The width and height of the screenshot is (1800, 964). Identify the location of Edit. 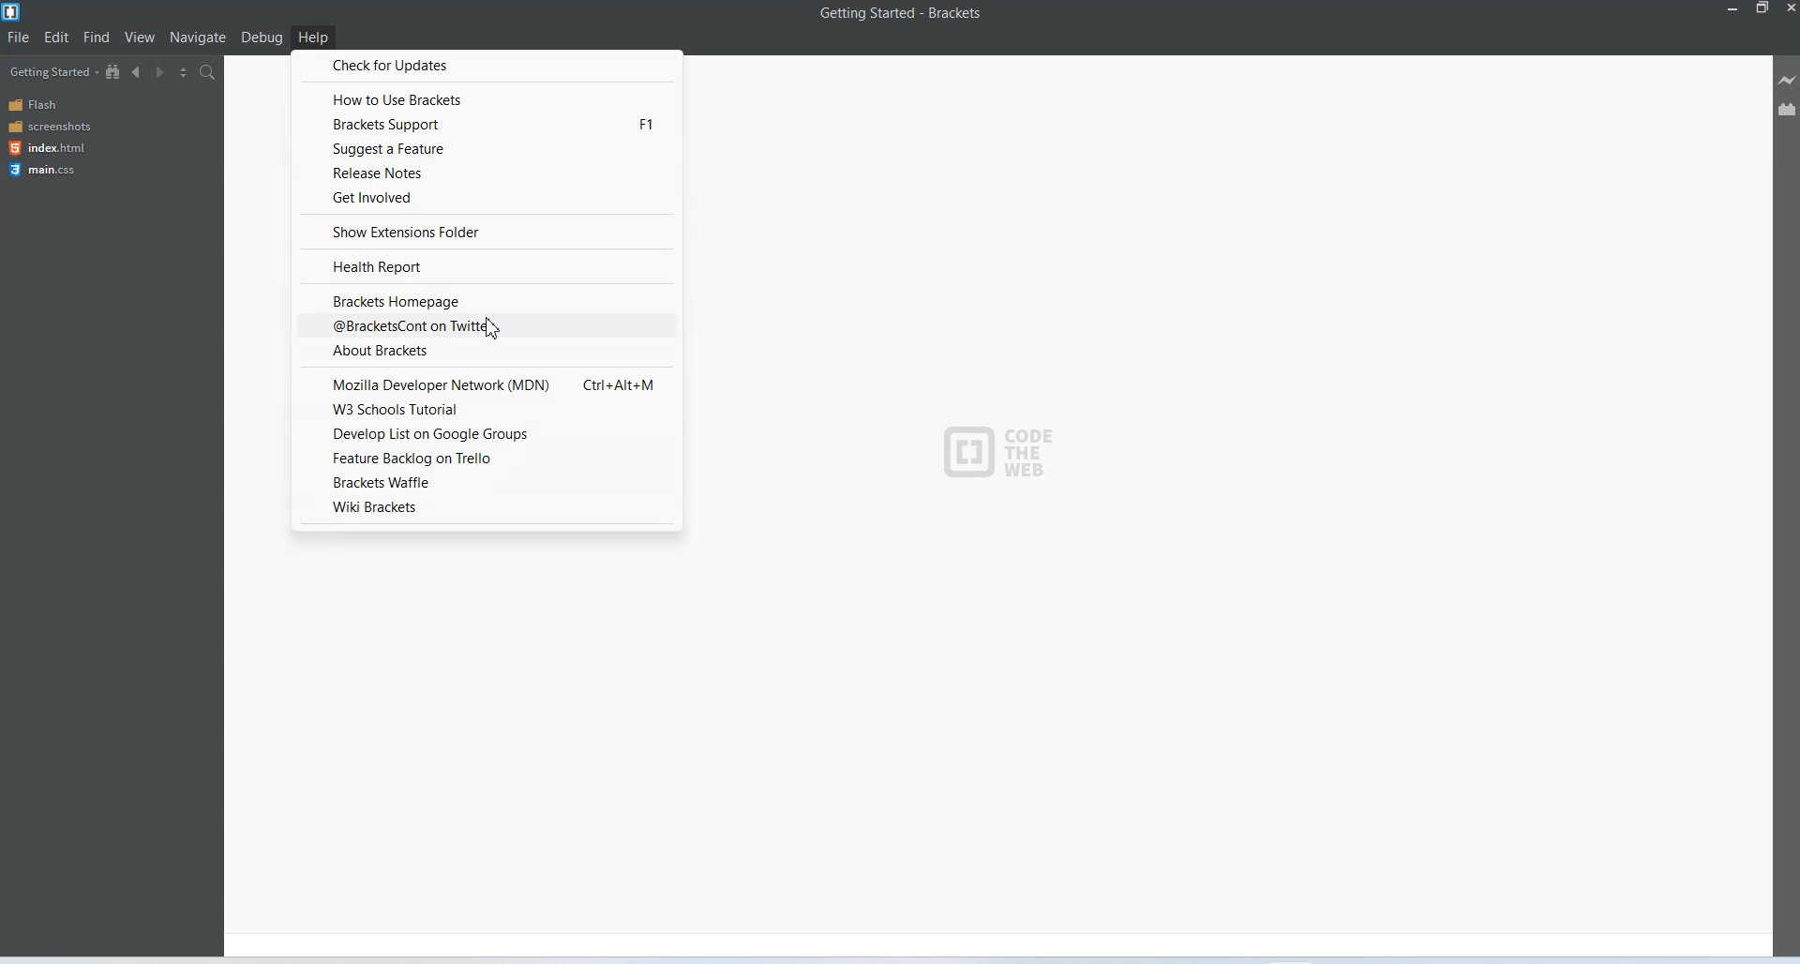
(56, 38).